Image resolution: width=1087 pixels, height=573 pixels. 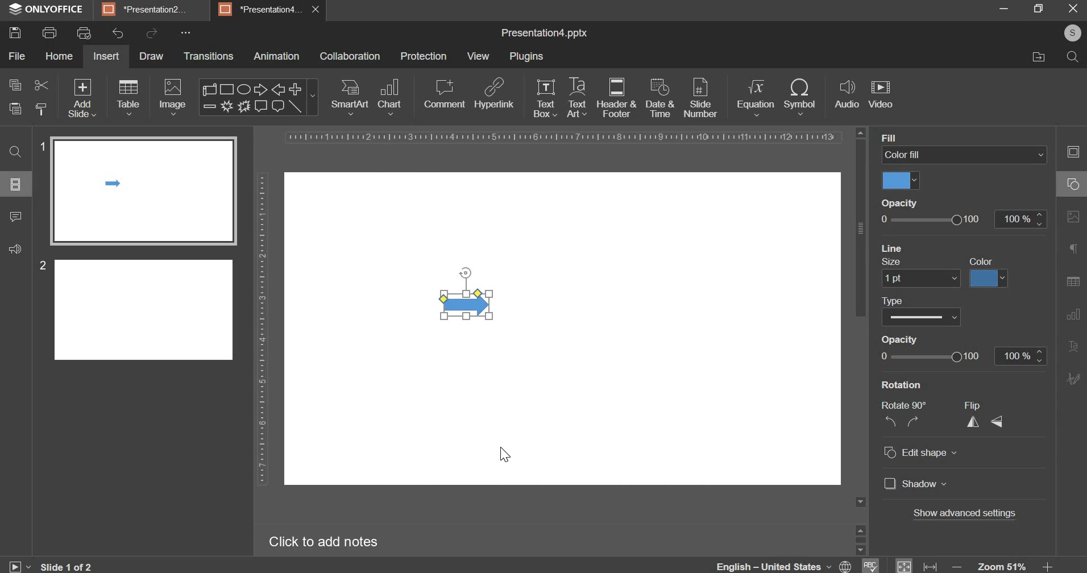 What do you see at coordinates (106, 56) in the screenshot?
I see `insert` at bounding box center [106, 56].